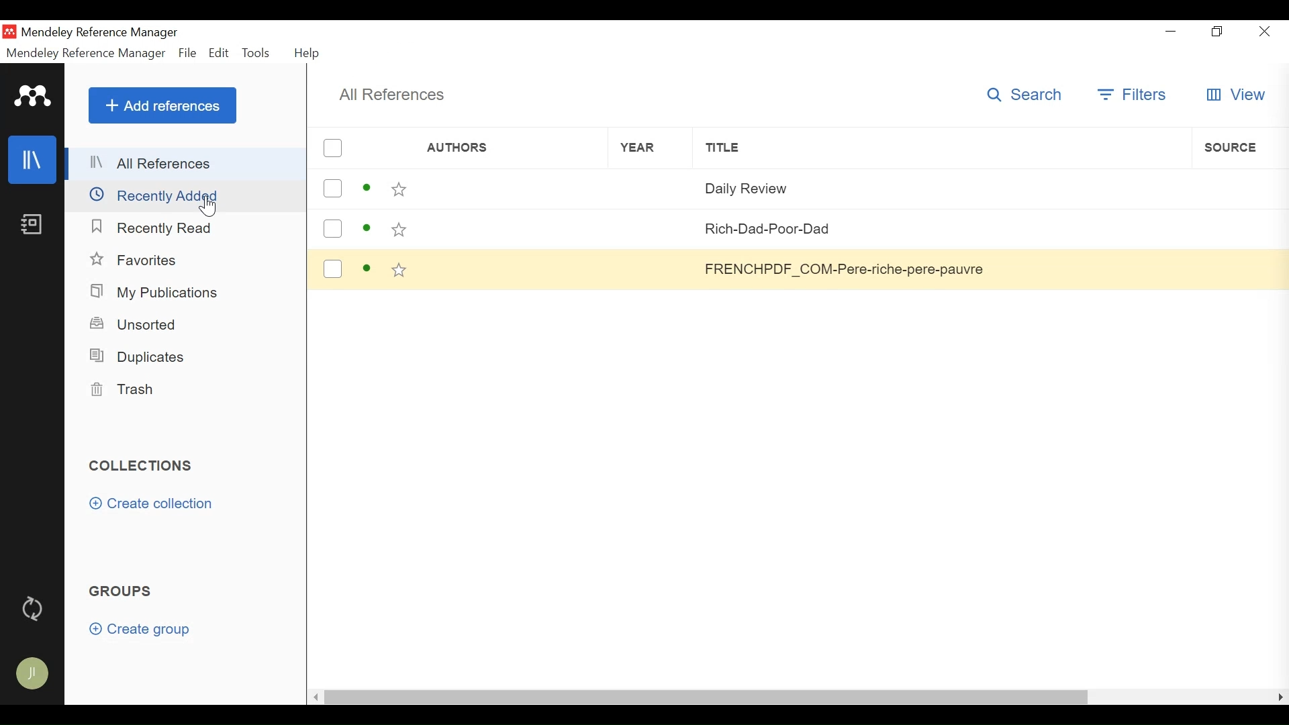  I want to click on View, so click(1235, 95).